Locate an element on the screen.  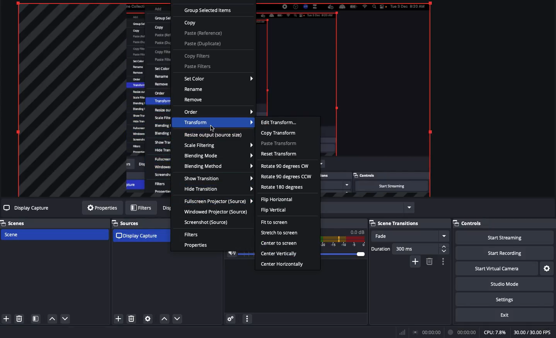
Start recording is located at coordinates (504, 254).